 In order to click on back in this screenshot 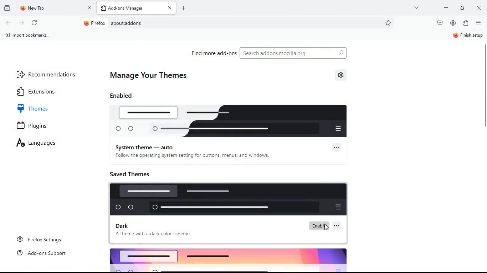, I will do `click(9, 23)`.